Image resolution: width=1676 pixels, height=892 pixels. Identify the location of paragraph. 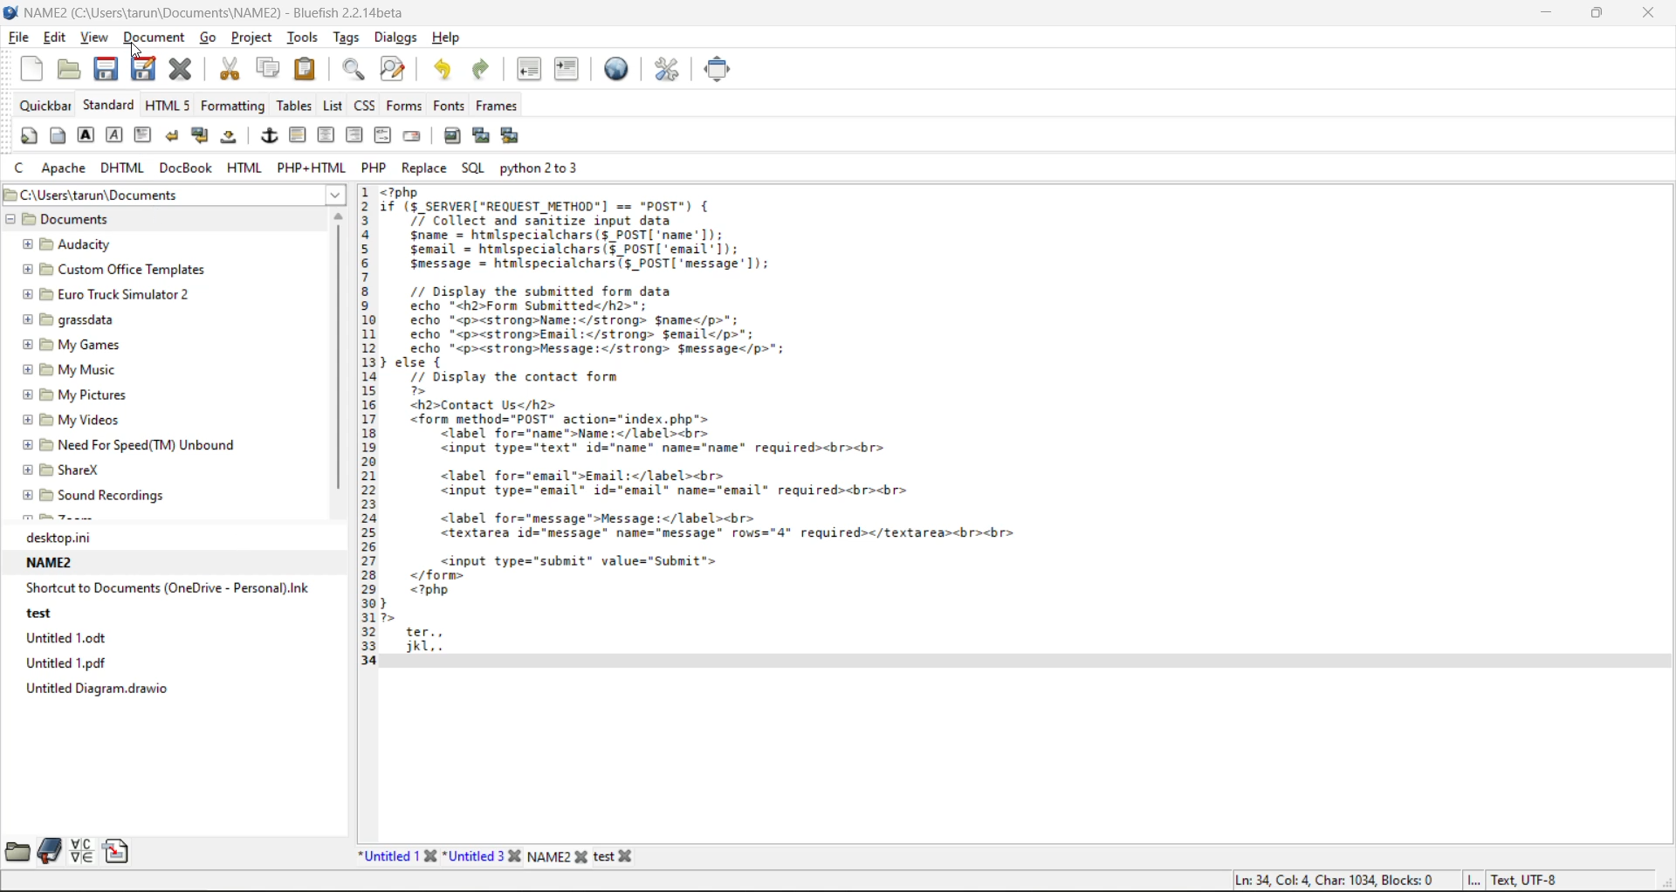
(147, 136).